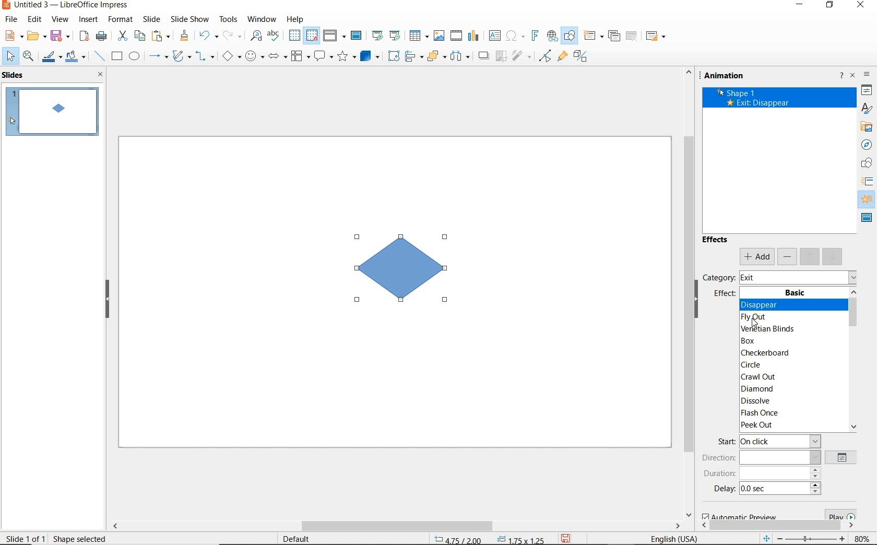 The image size is (877, 545). What do you see at coordinates (582, 57) in the screenshot?
I see `toggle extrusion` at bounding box center [582, 57].